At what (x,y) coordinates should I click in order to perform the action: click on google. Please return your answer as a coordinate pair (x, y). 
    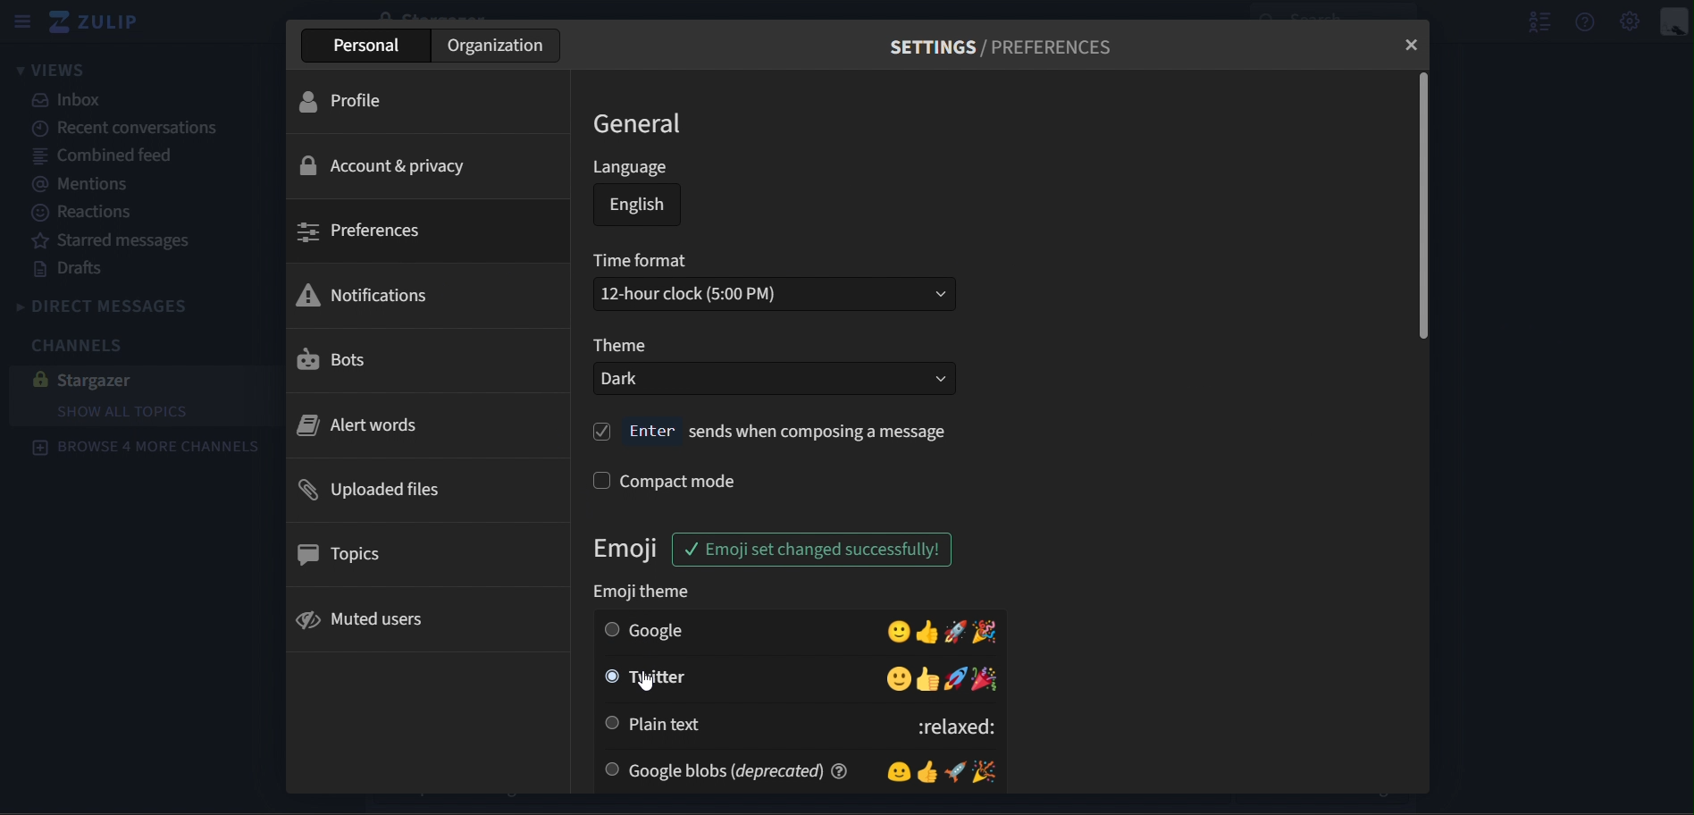
    Looking at the image, I should click on (801, 630).